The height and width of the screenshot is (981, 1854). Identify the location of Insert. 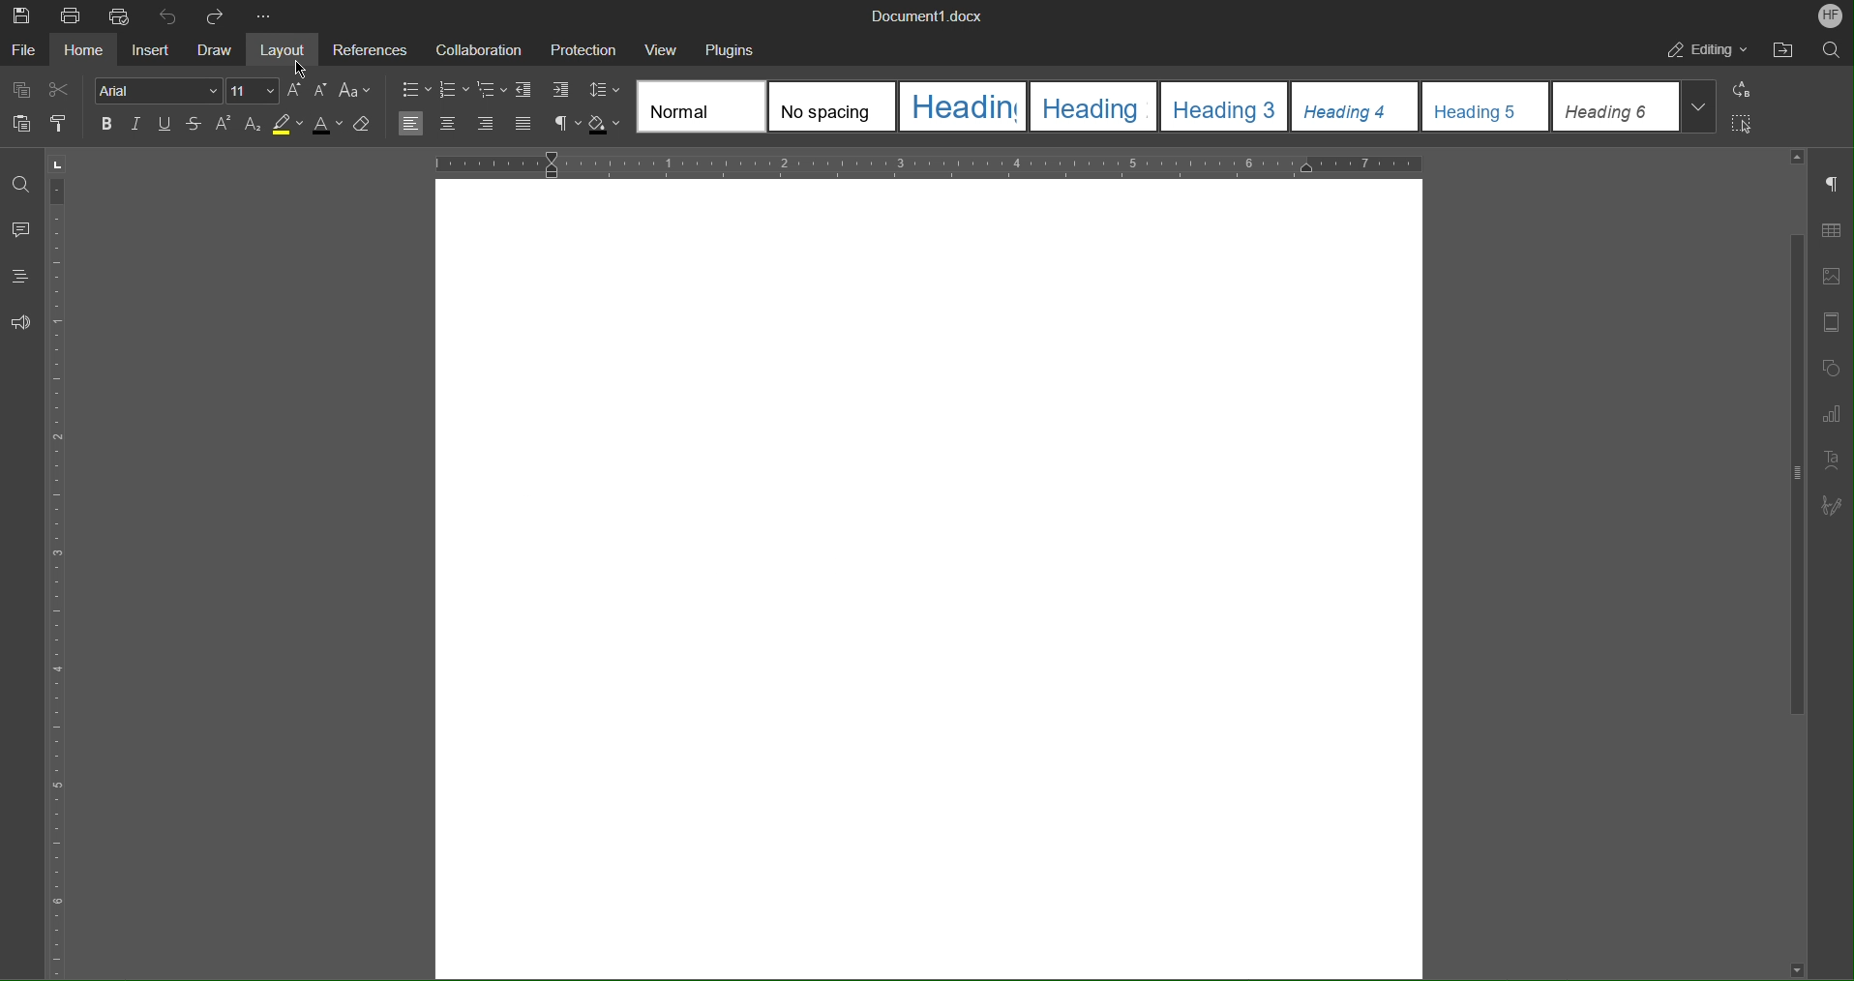
(149, 50).